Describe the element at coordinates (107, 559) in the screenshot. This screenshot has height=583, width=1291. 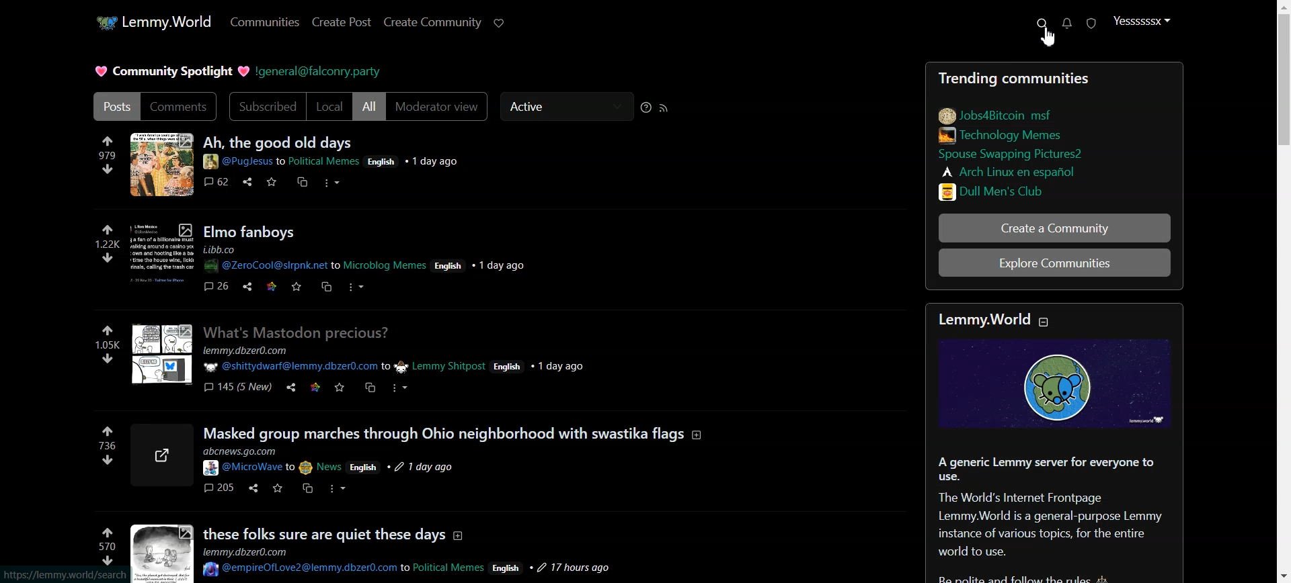
I see `` at that location.